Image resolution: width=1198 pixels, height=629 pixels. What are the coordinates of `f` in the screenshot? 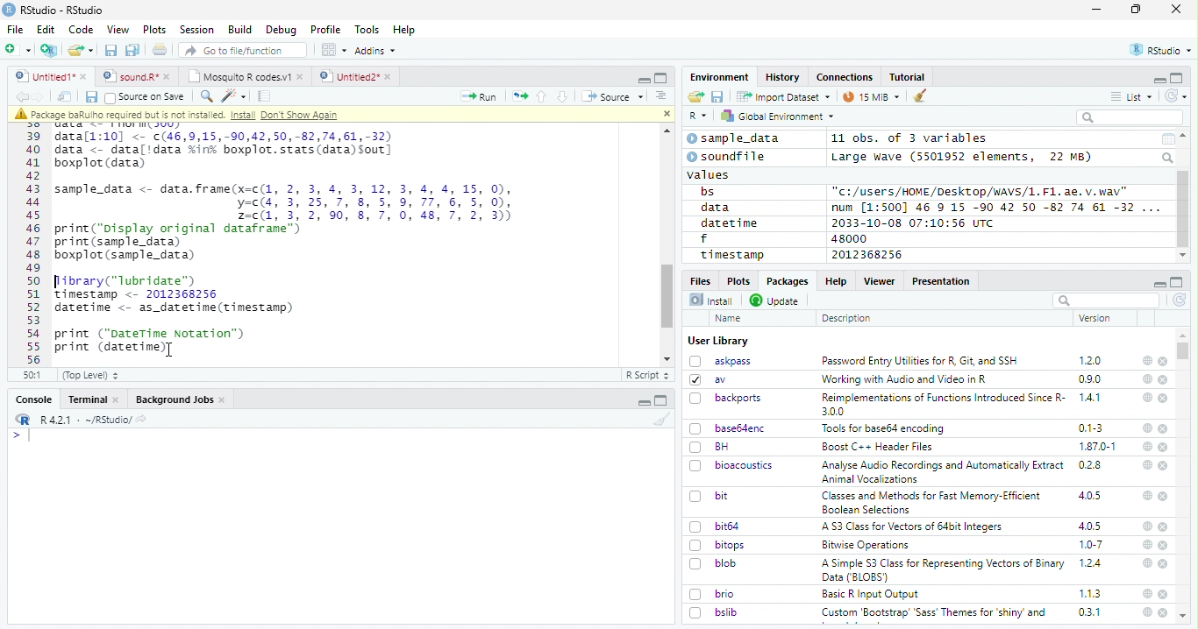 It's located at (704, 239).